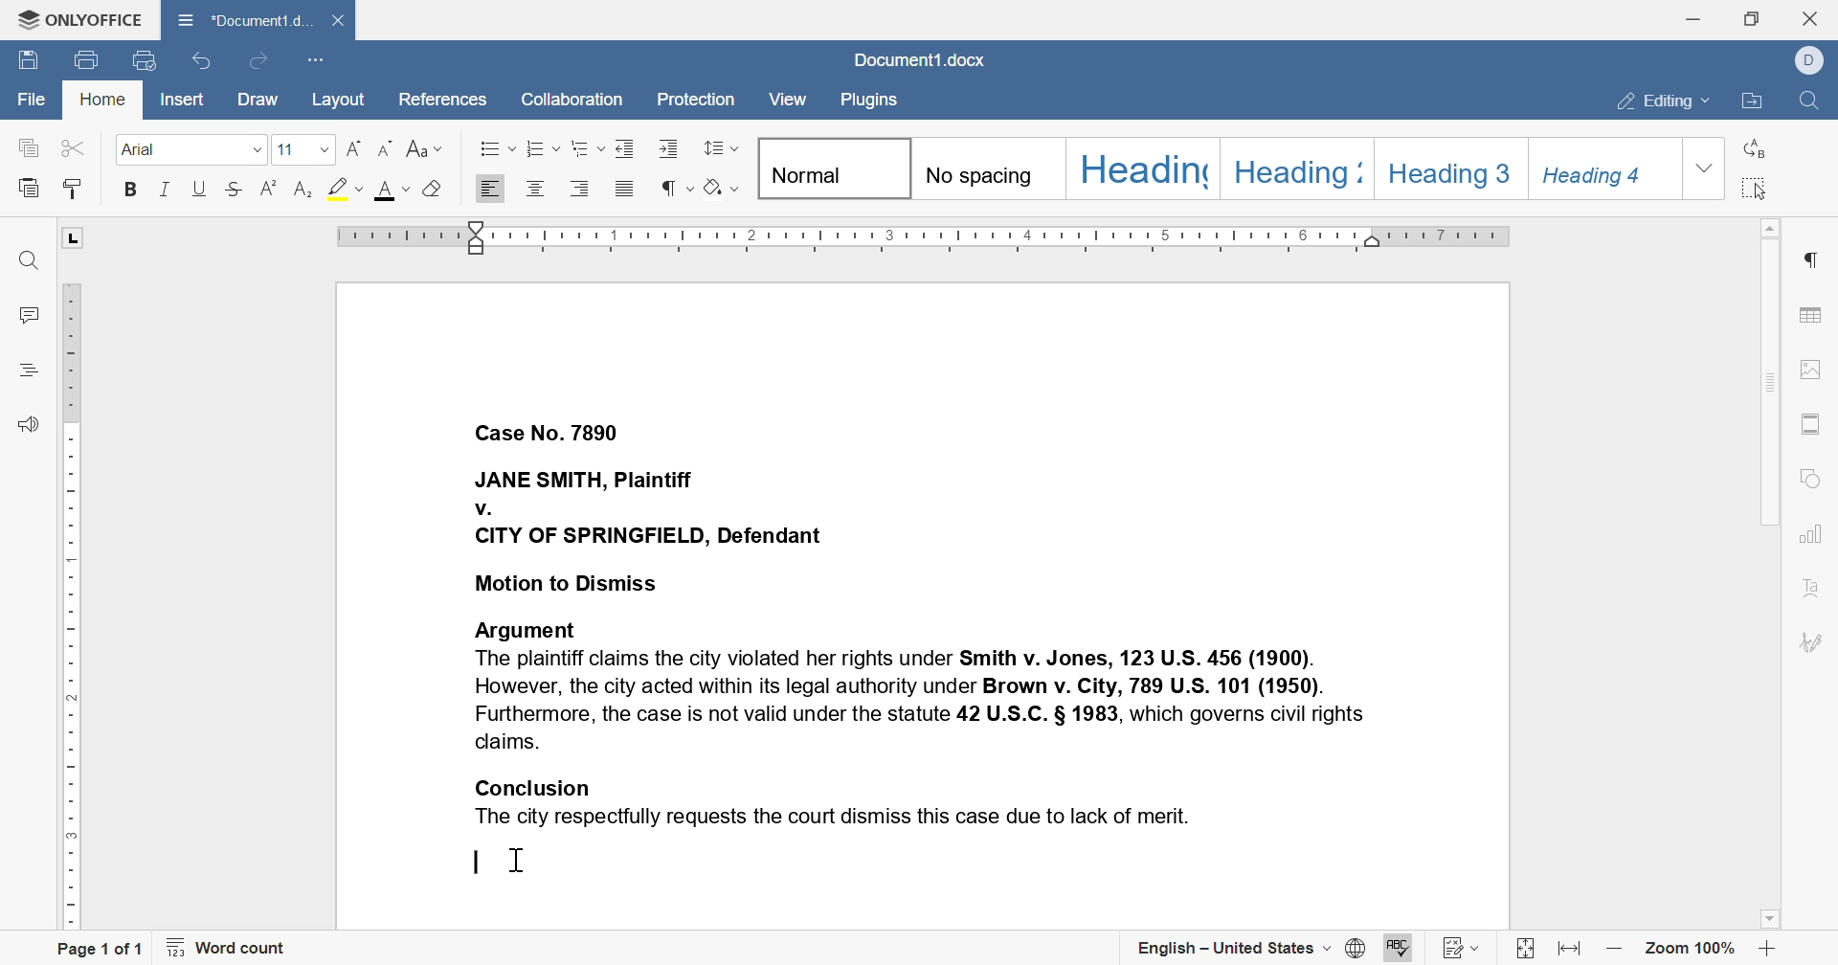 The image size is (1838, 965). Describe the element at coordinates (228, 945) in the screenshot. I see `word count` at that location.